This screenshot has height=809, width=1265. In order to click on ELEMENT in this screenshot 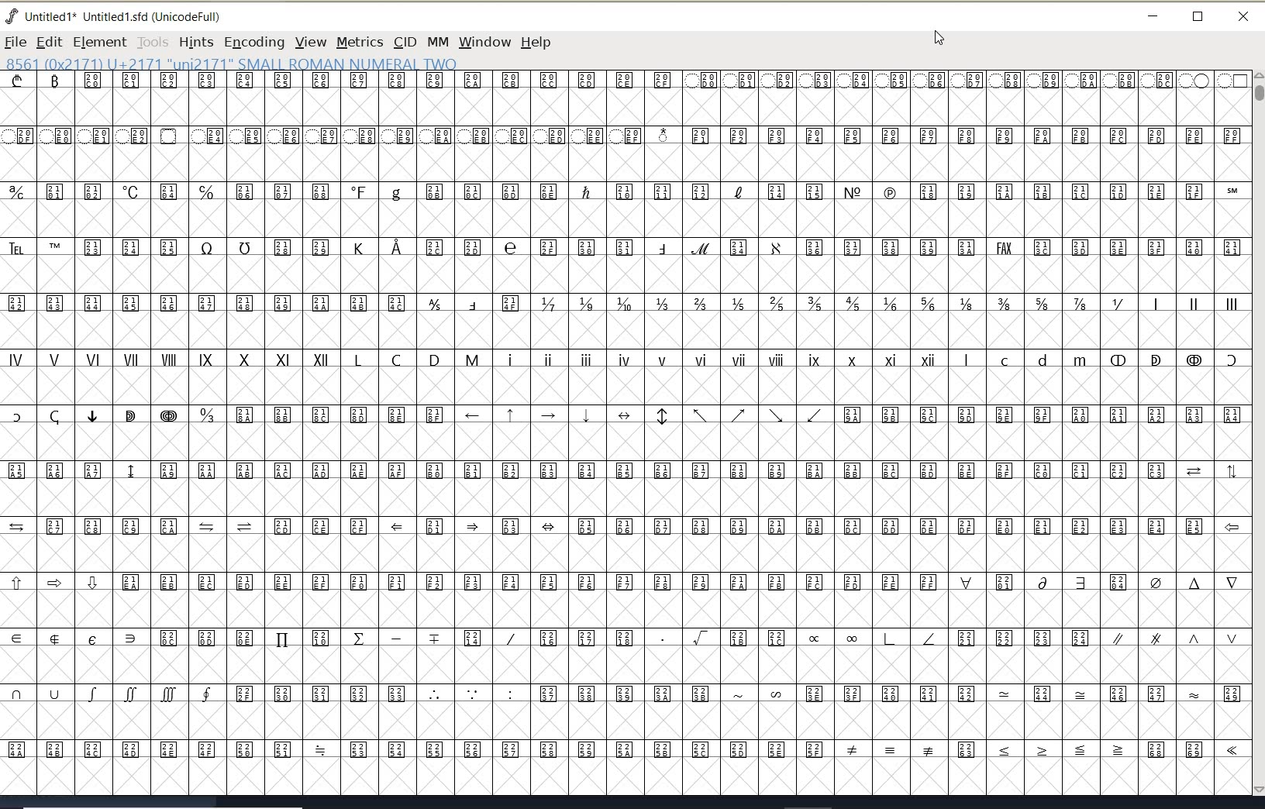, I will do `click(99, 42)`.